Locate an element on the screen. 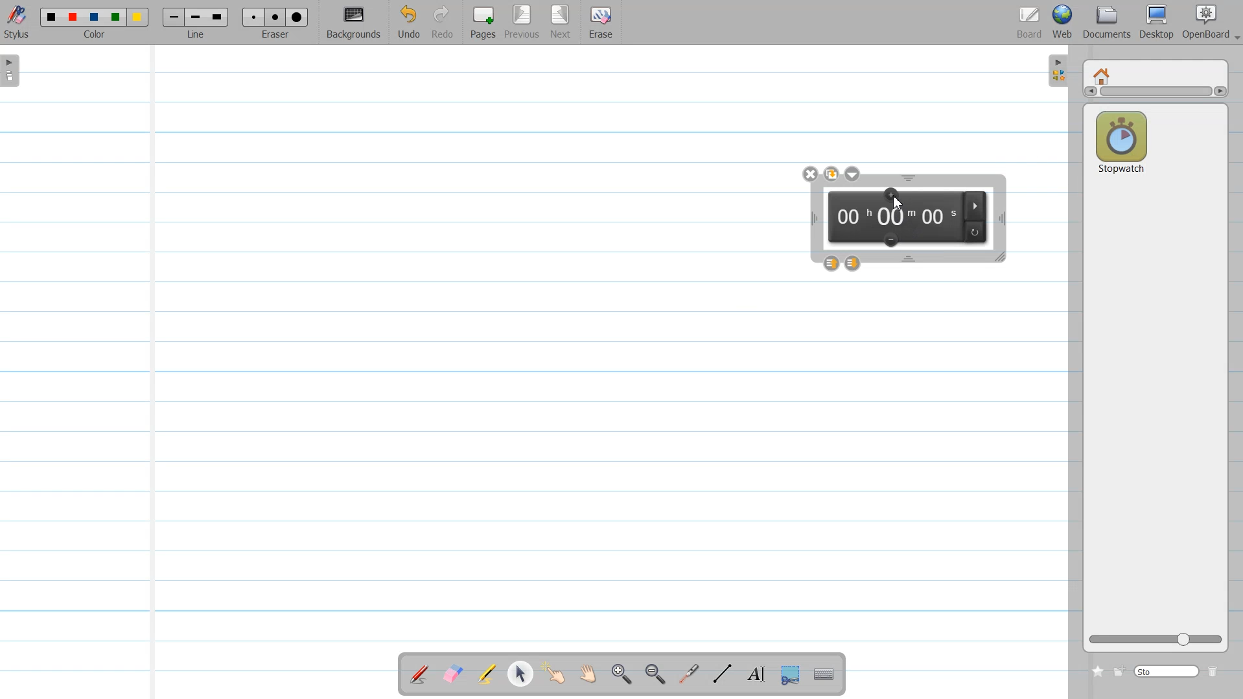 Image resolution: width=1243 pixels, height=699 pixels. Eraser is located at coordinates (276, 23).